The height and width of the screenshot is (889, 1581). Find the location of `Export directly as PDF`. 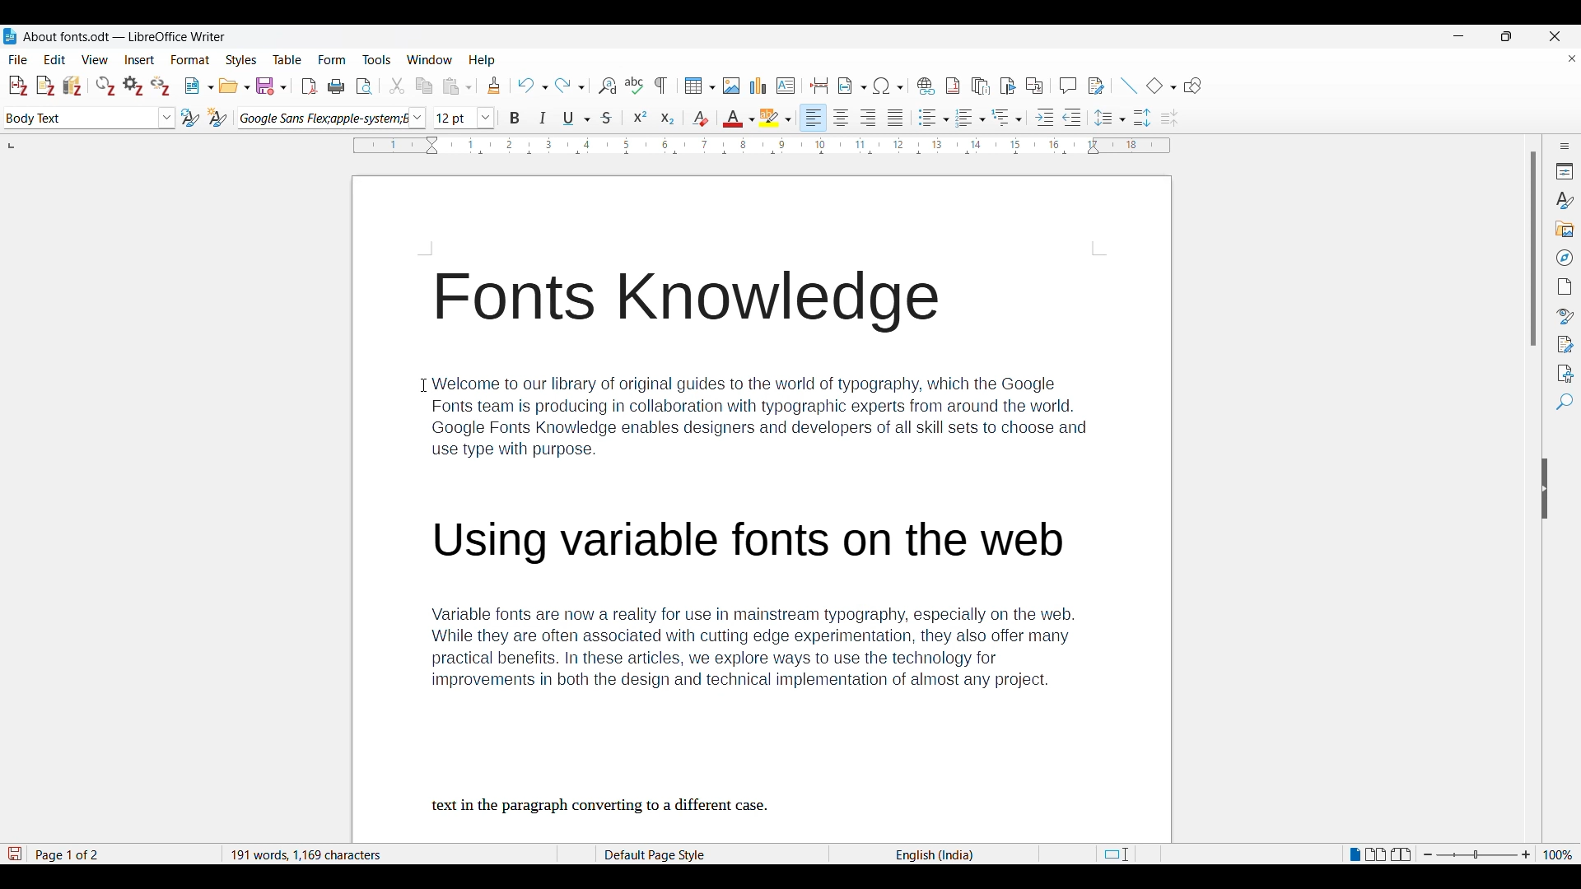

Export directly as PDF is located at coordinates (310, 86).